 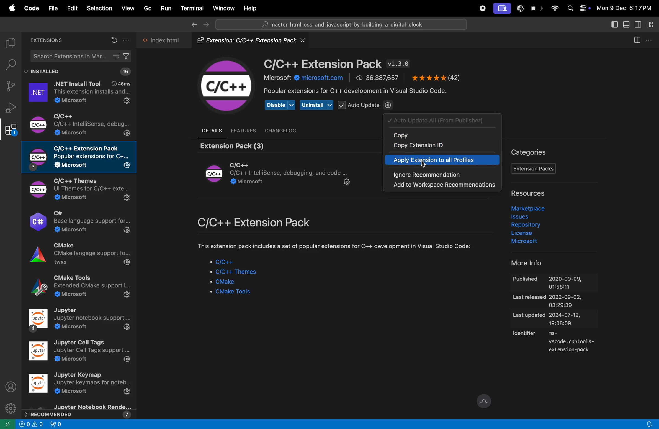 I want to click on Code, so click(x=32, y=8).